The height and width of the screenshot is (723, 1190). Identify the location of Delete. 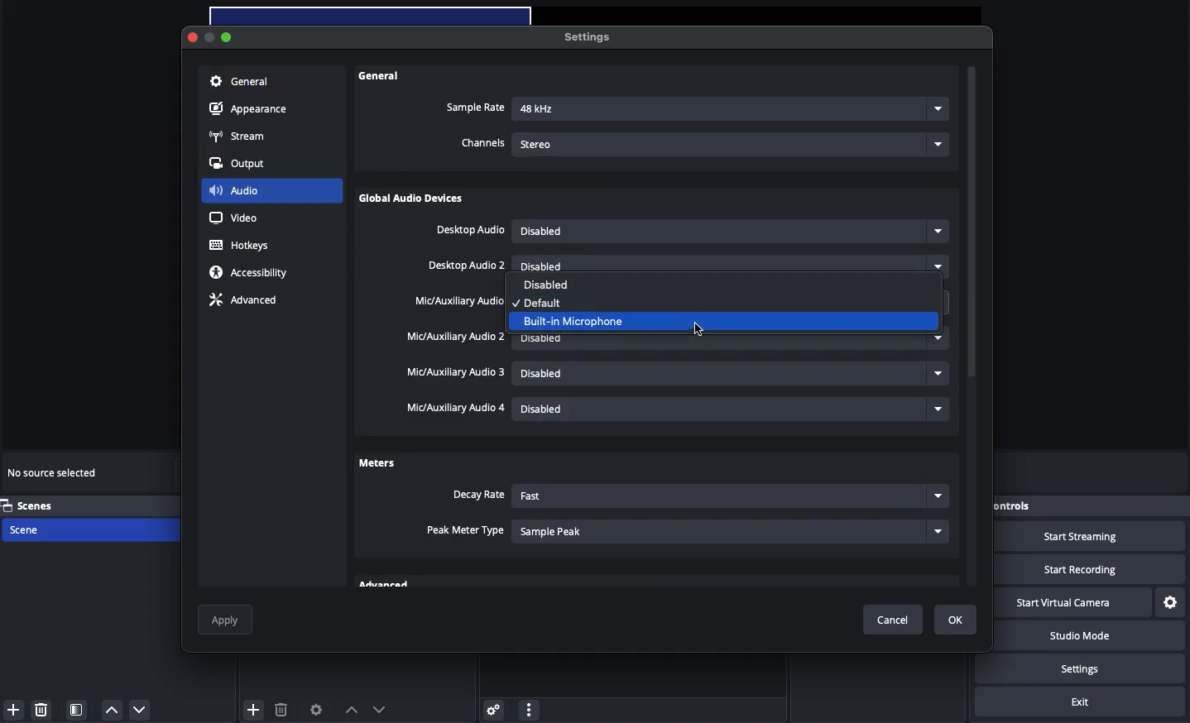
(281, 709).